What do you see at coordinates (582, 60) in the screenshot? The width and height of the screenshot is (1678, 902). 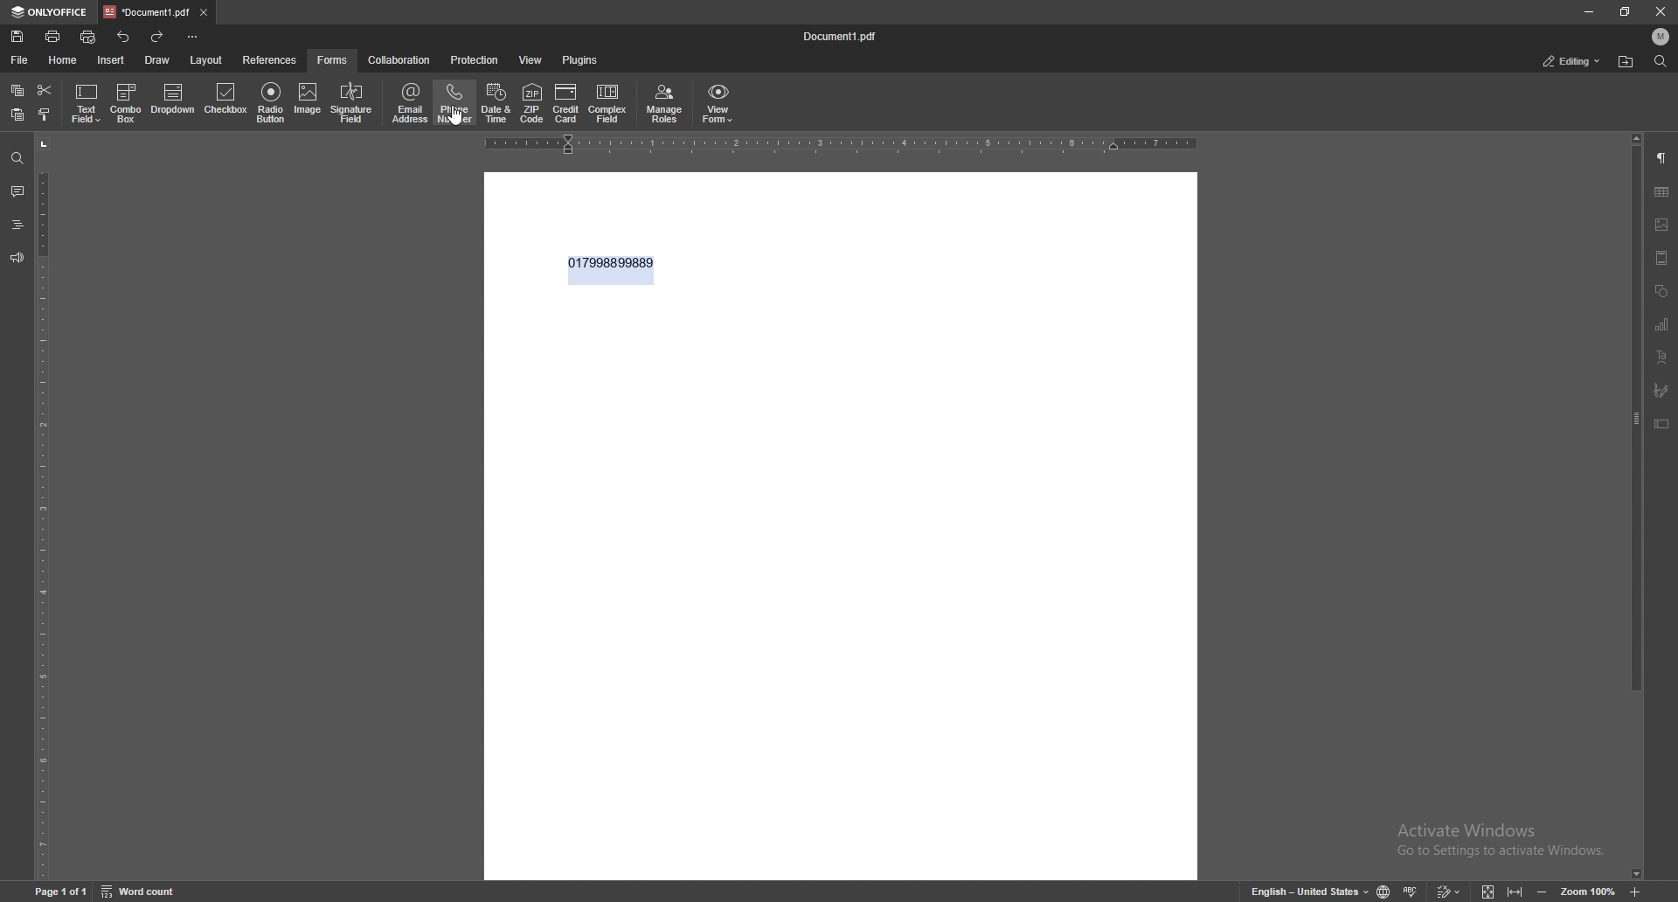 I see `plugins` at bounding box center [582, 60].